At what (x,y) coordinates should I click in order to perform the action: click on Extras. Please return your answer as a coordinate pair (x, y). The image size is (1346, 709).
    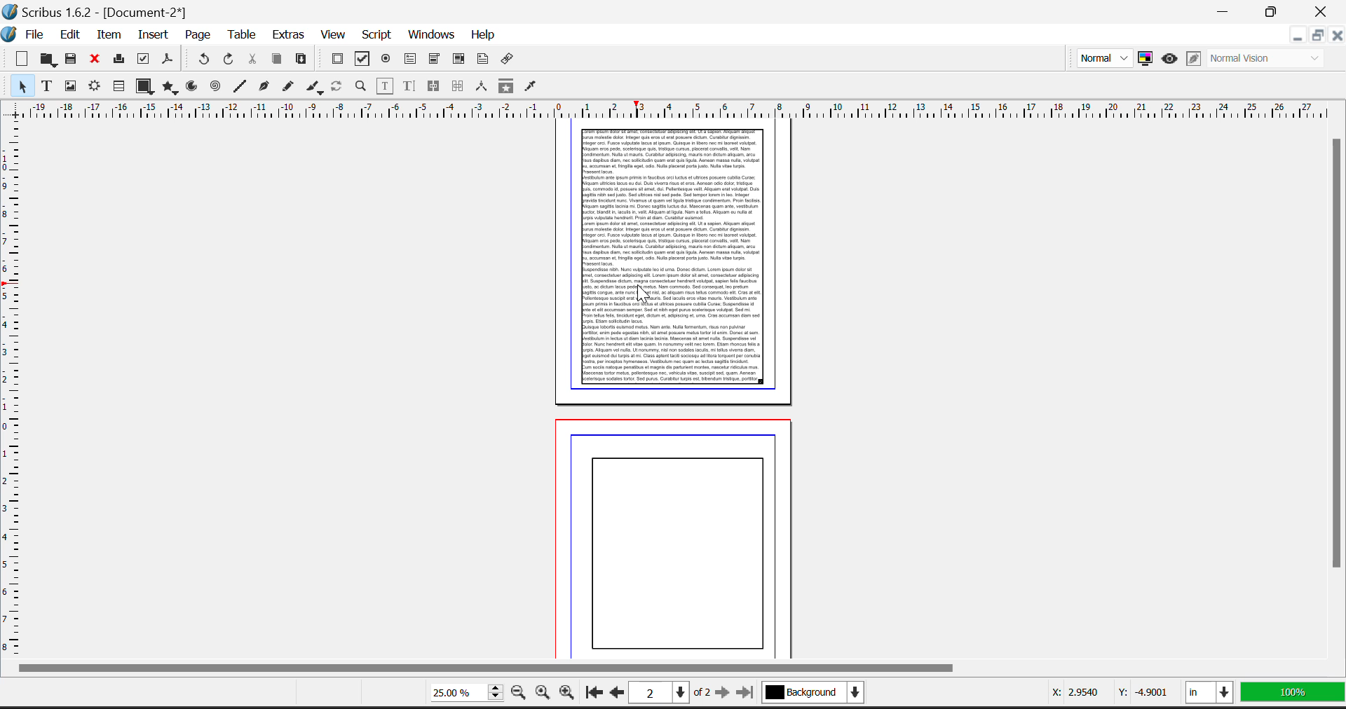
    Looking at the image, I should click on (289, 36).